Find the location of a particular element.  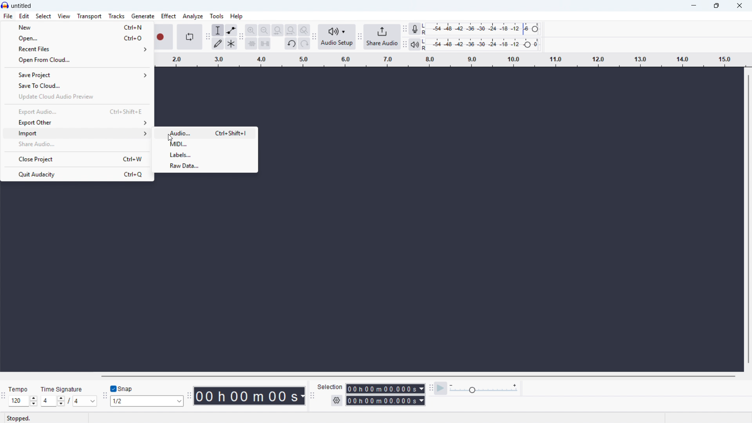

Record  is located at coordinates (164, 37).